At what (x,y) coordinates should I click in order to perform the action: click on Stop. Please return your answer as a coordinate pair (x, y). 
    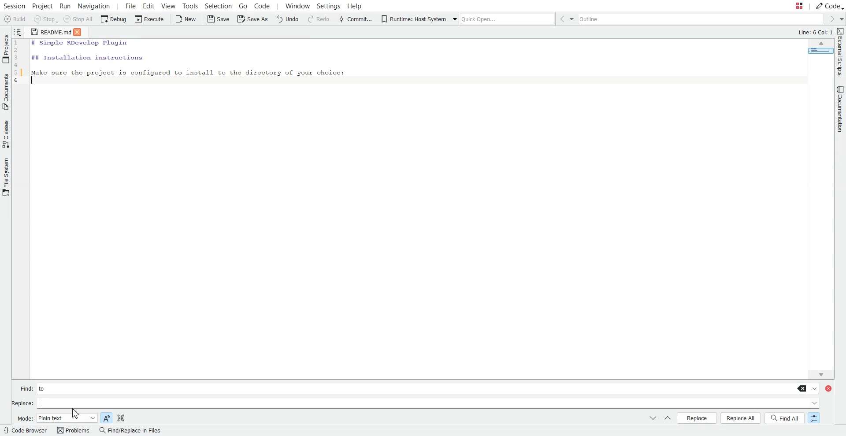
    Looking at the image, I should click on (45, 20).